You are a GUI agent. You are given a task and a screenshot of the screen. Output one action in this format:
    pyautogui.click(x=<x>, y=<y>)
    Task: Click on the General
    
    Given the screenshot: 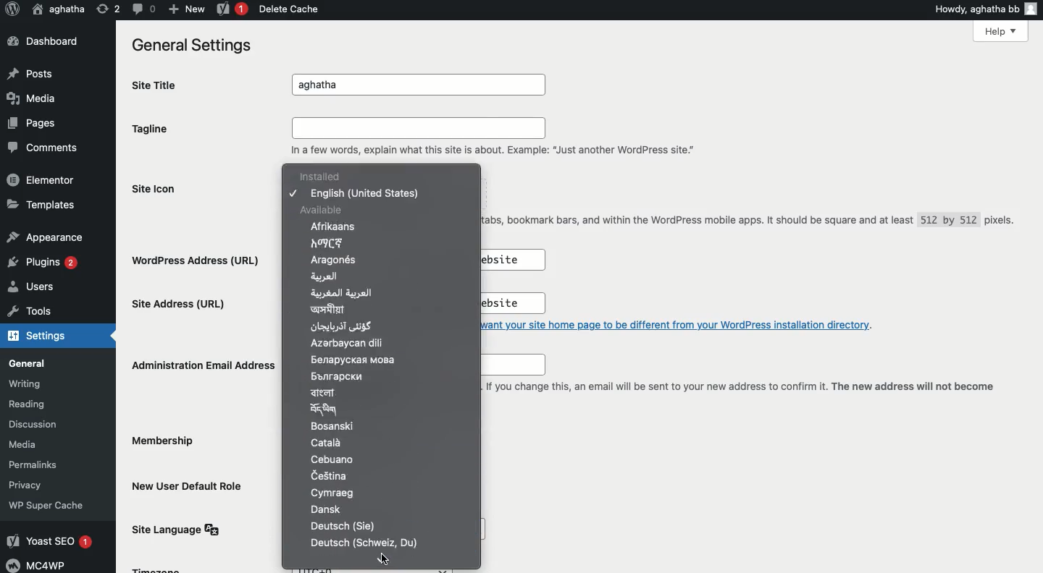 What is the action you would take?
    pyautogui.click(x=35, y=362)
    